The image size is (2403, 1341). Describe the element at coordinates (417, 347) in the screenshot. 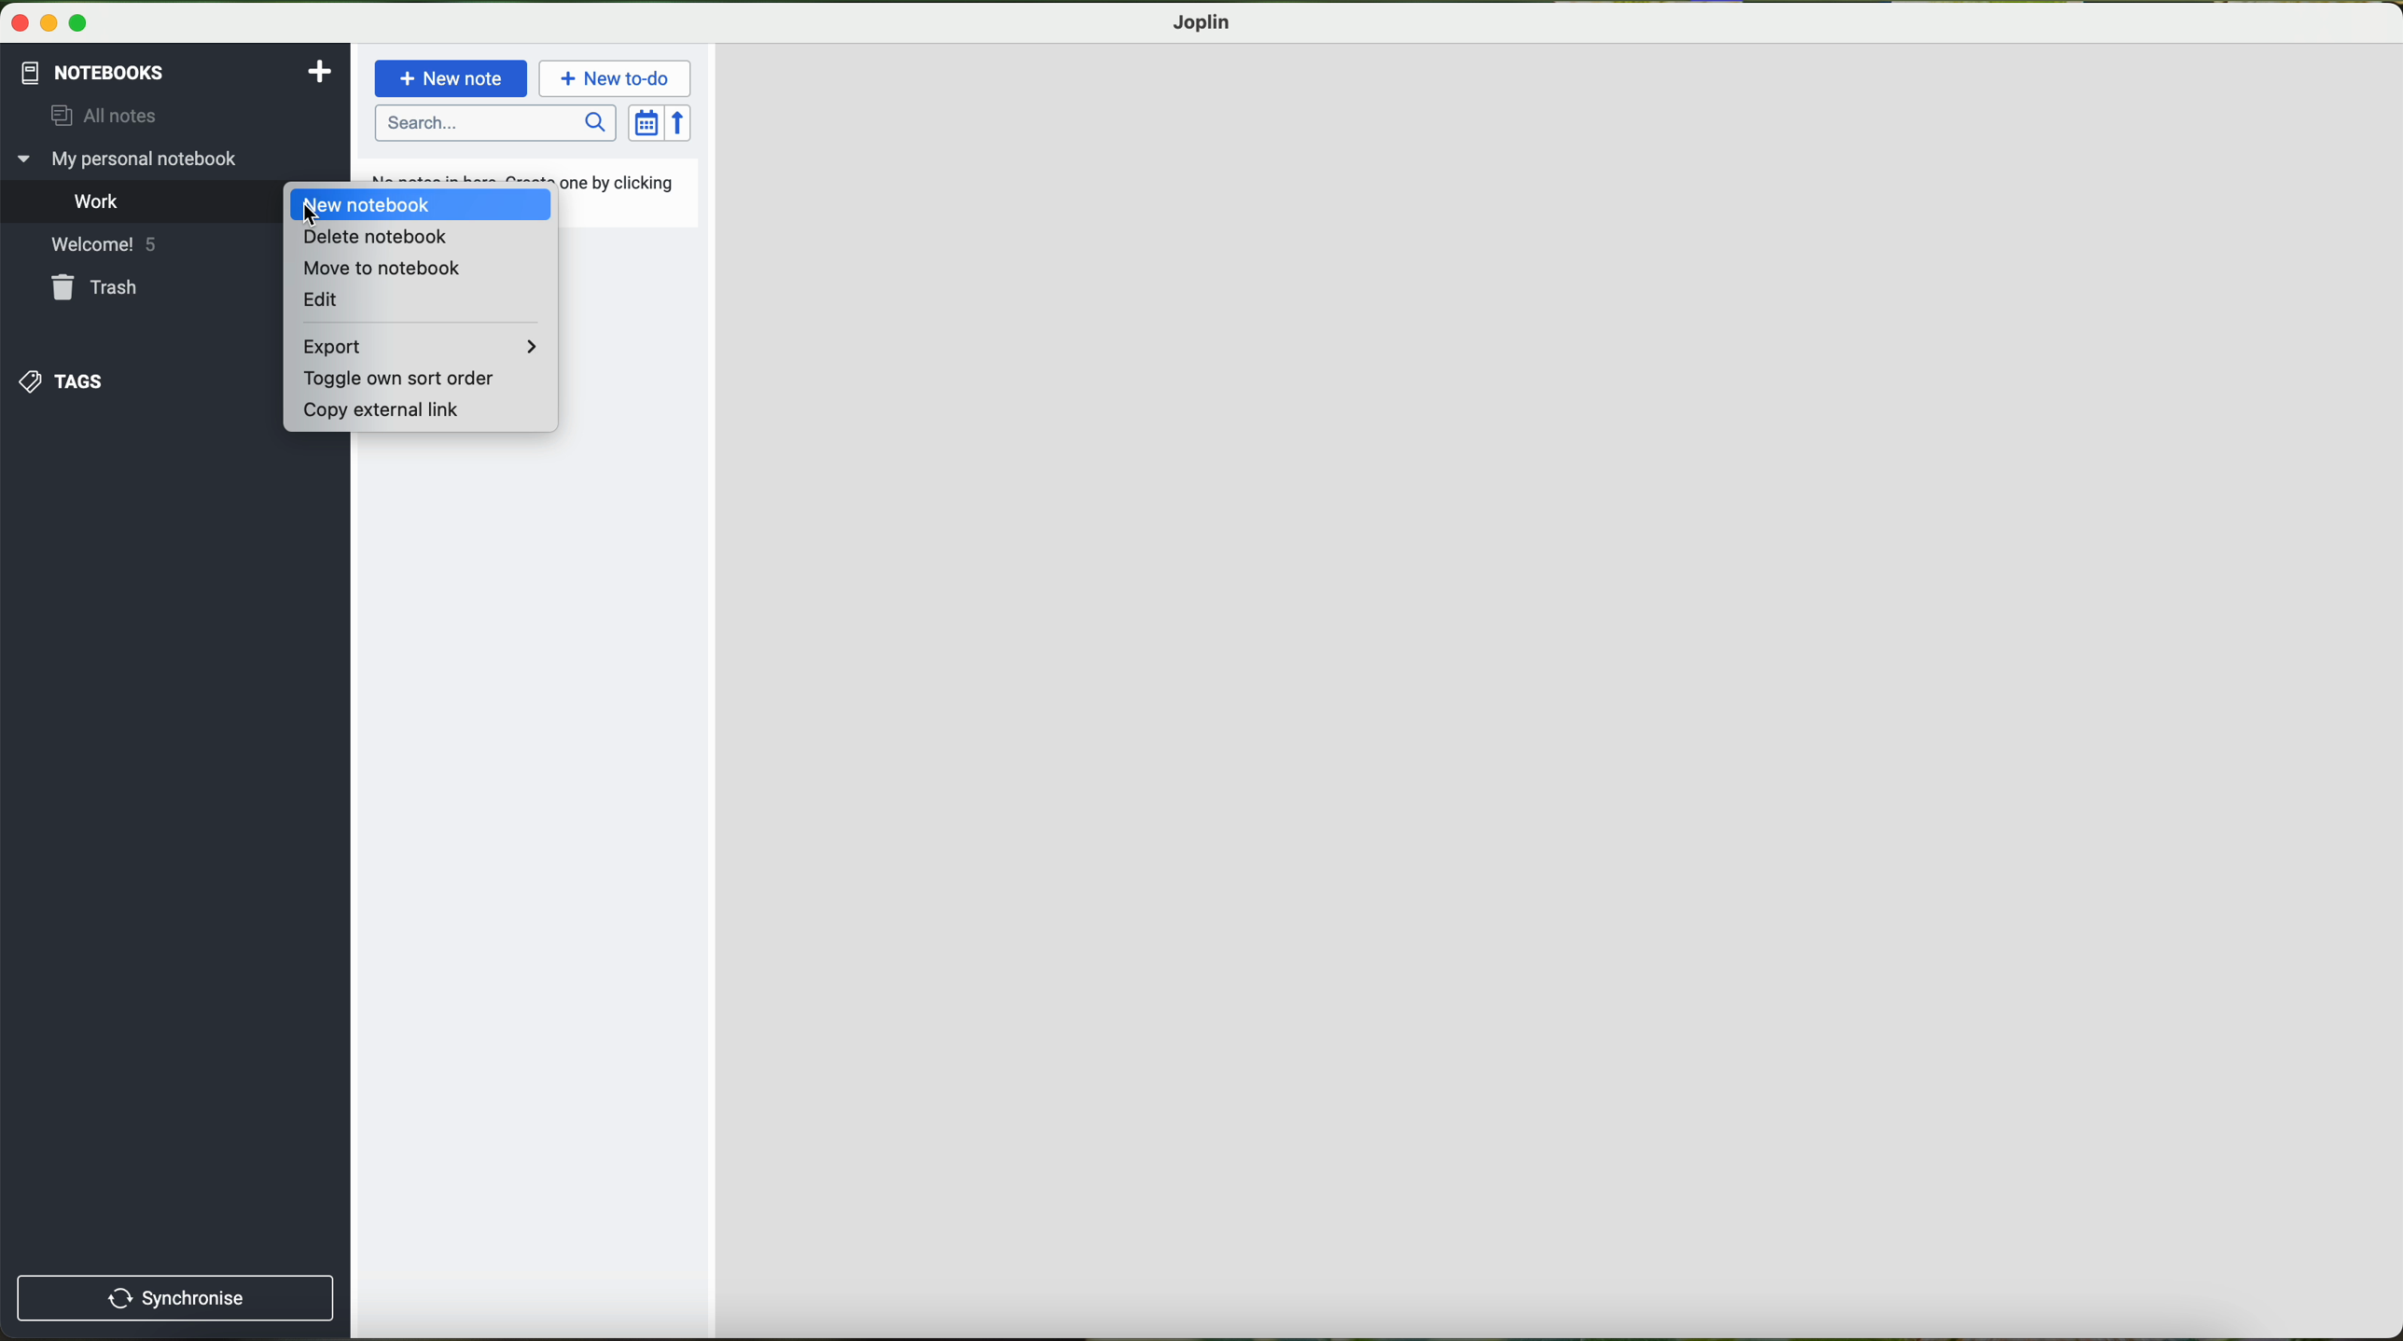

I see `export` at that location.